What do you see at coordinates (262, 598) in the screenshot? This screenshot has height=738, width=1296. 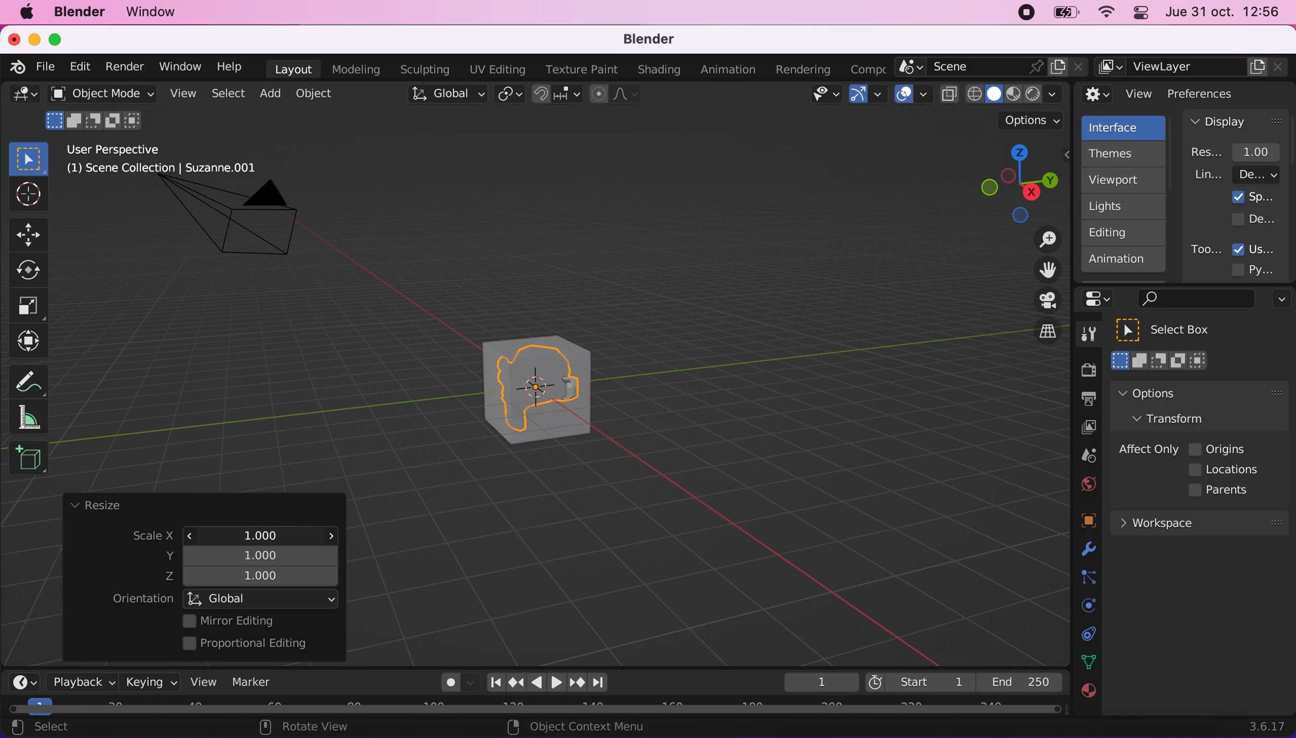 I see `global` at bounding box center [262, 598].